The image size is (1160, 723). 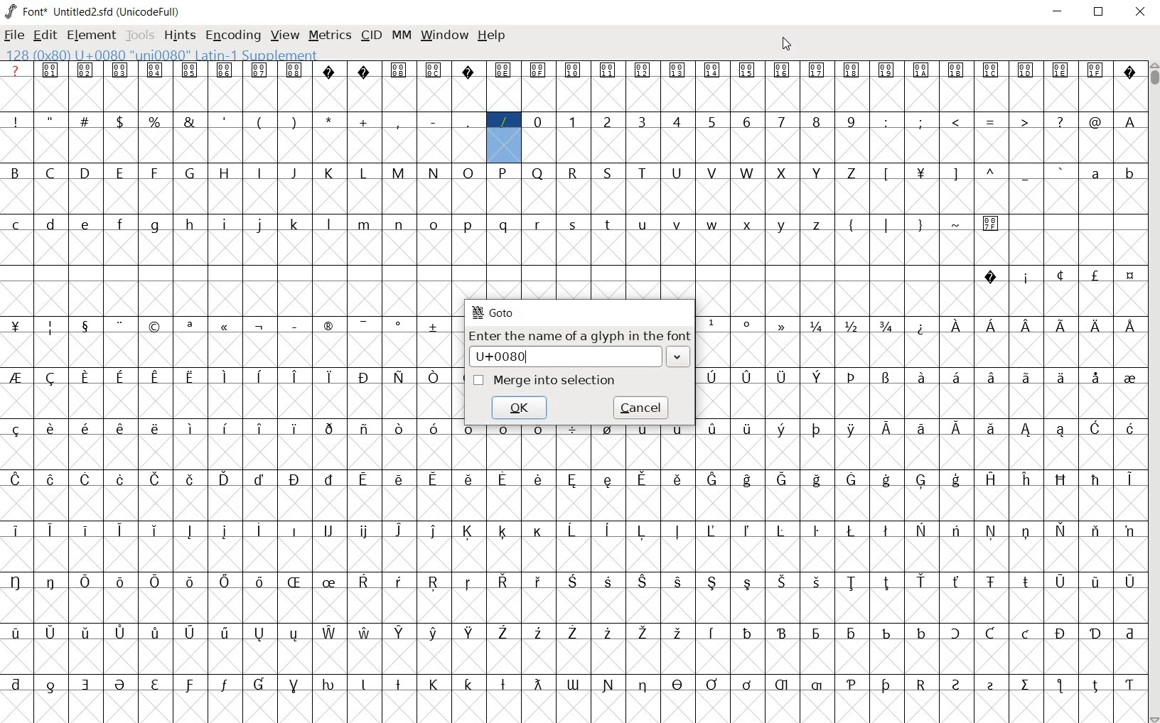 I want to click on glyph, so click(x=711, y=684).